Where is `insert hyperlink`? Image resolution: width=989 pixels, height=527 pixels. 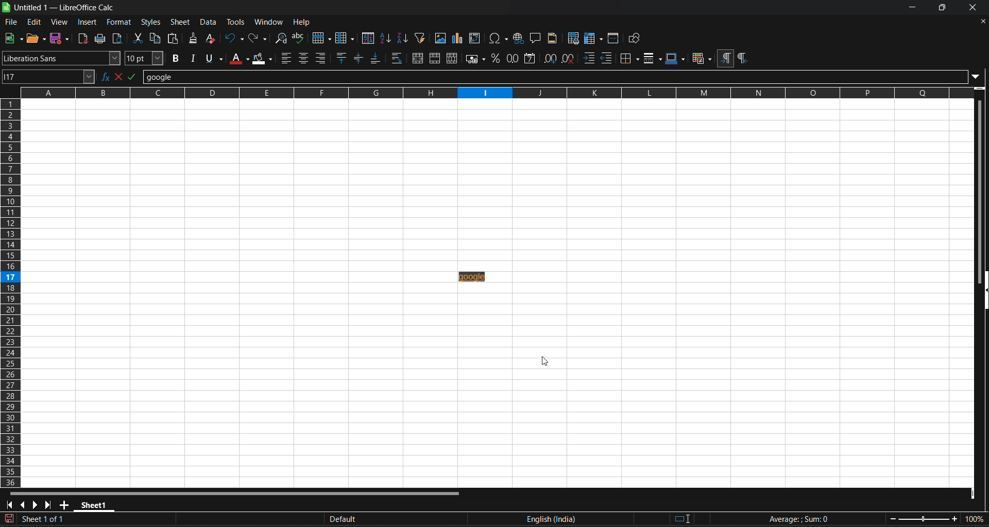 insert hyperlink is located at coordinates (519, 39).